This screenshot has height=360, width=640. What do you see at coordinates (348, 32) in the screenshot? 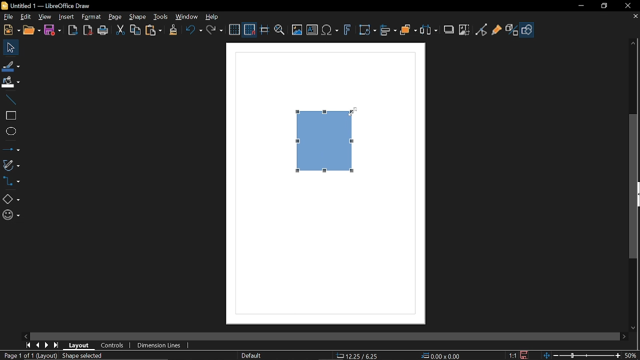
I see `Insert fontwork text` at bounding box center [348, 32].